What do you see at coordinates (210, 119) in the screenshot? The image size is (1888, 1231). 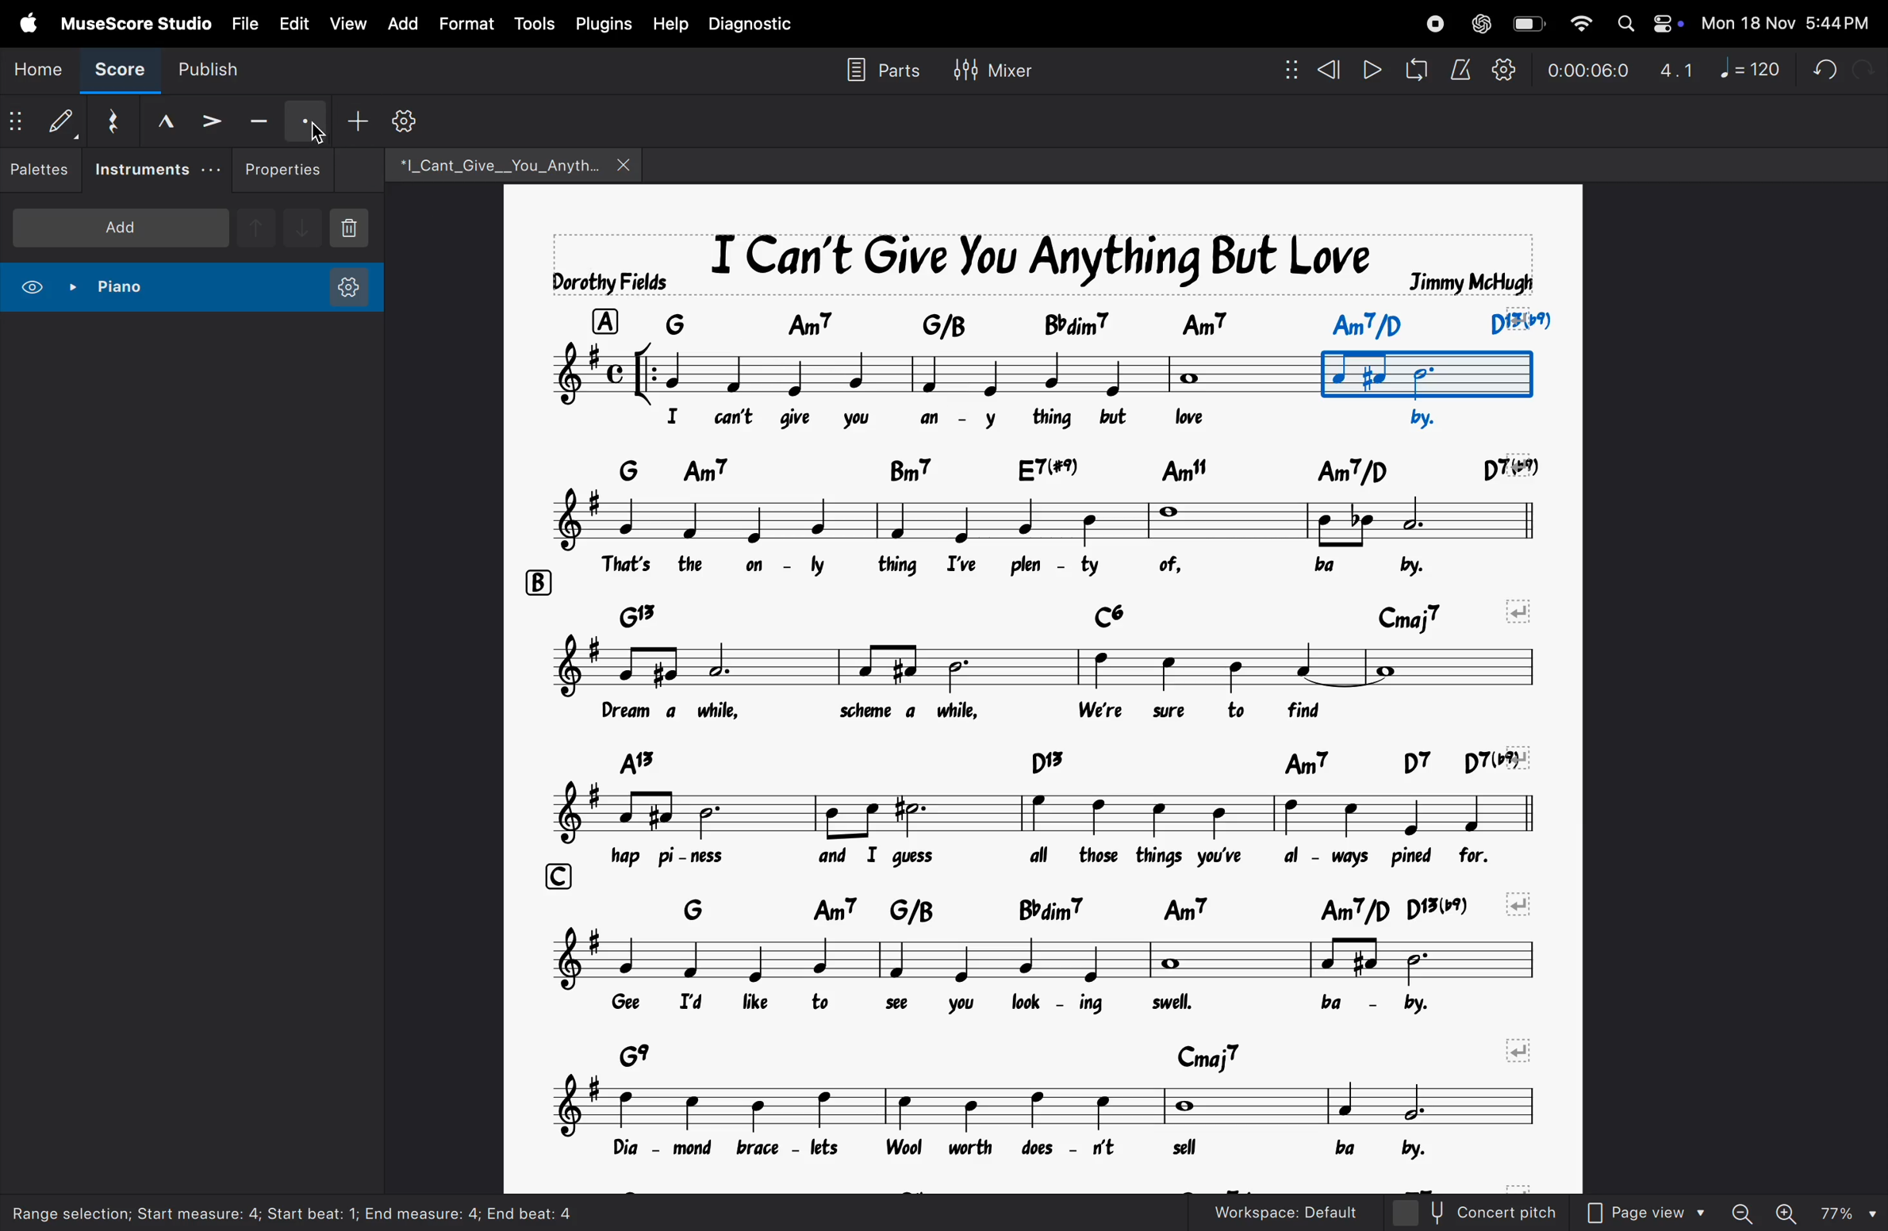 I see `accent` at bounding box center [210, 119].